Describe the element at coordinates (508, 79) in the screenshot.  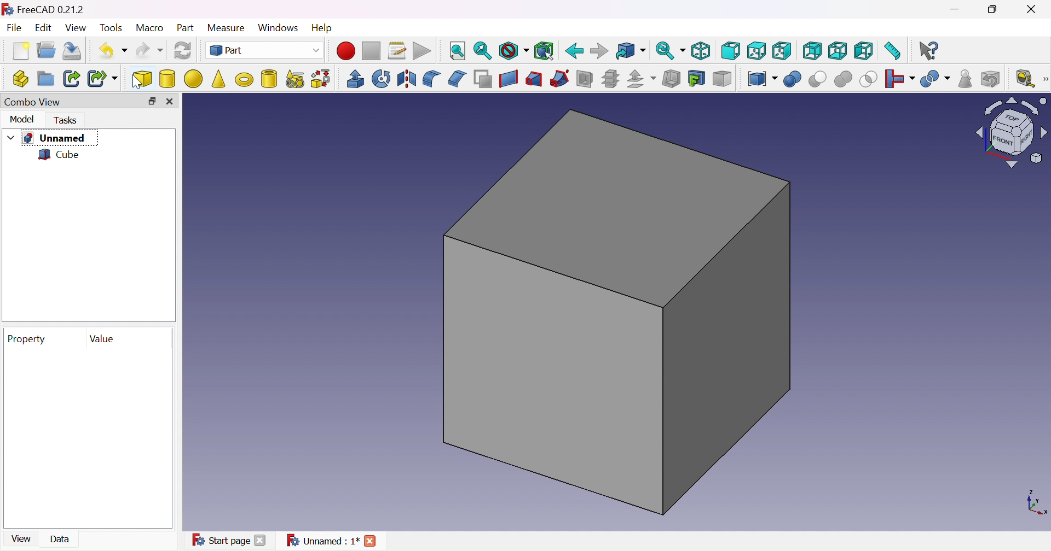
I see `Create ruled surface` at that location.